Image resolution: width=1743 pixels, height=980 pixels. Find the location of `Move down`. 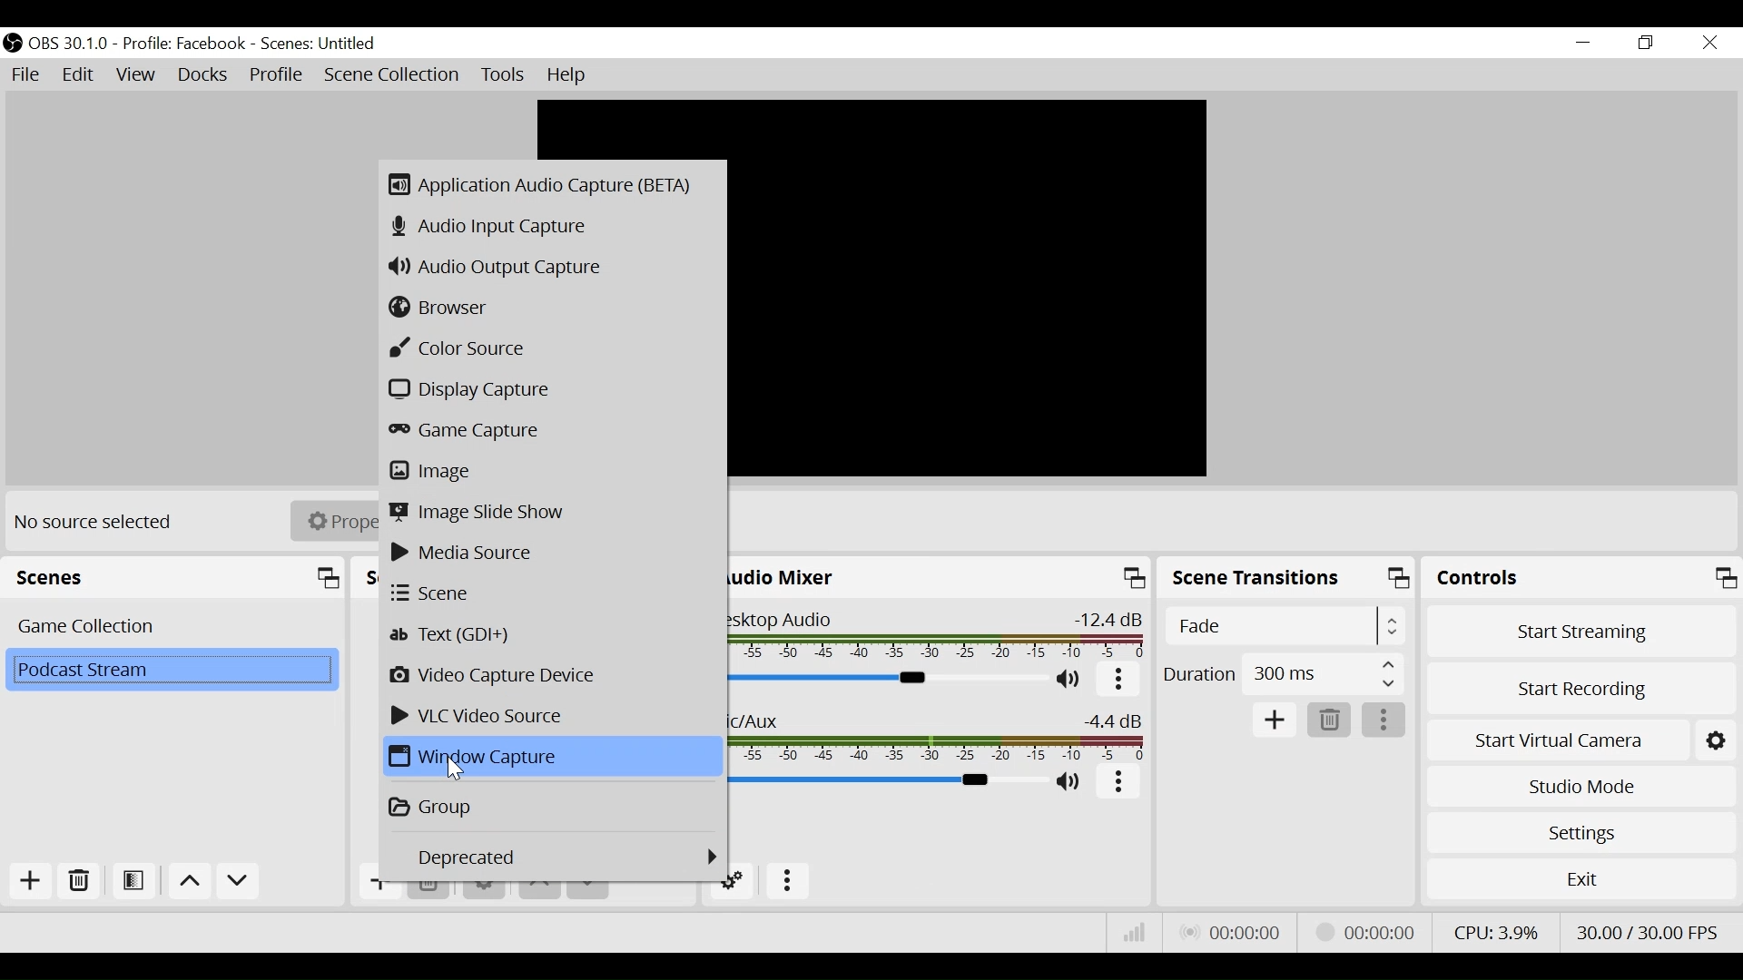

Move down is located at coordinates (236, 884).